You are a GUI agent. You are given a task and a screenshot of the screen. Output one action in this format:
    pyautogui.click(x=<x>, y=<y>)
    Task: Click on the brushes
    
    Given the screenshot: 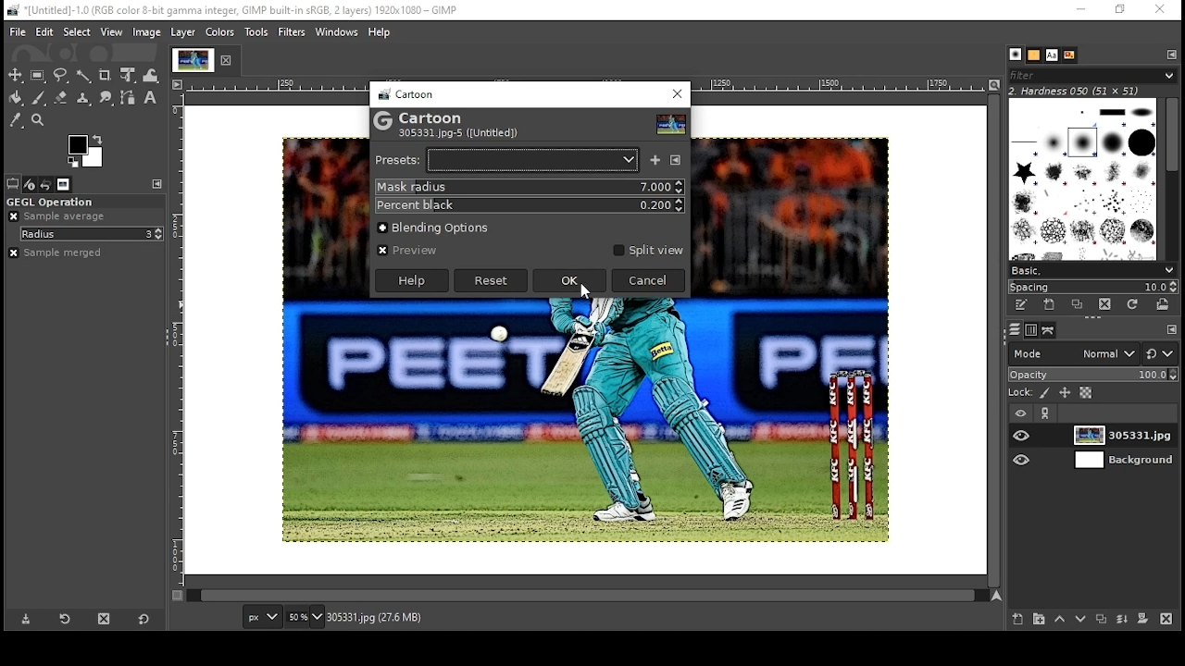 What is the action you would take?
    pyautogui.click(x=1091, y=75)
    